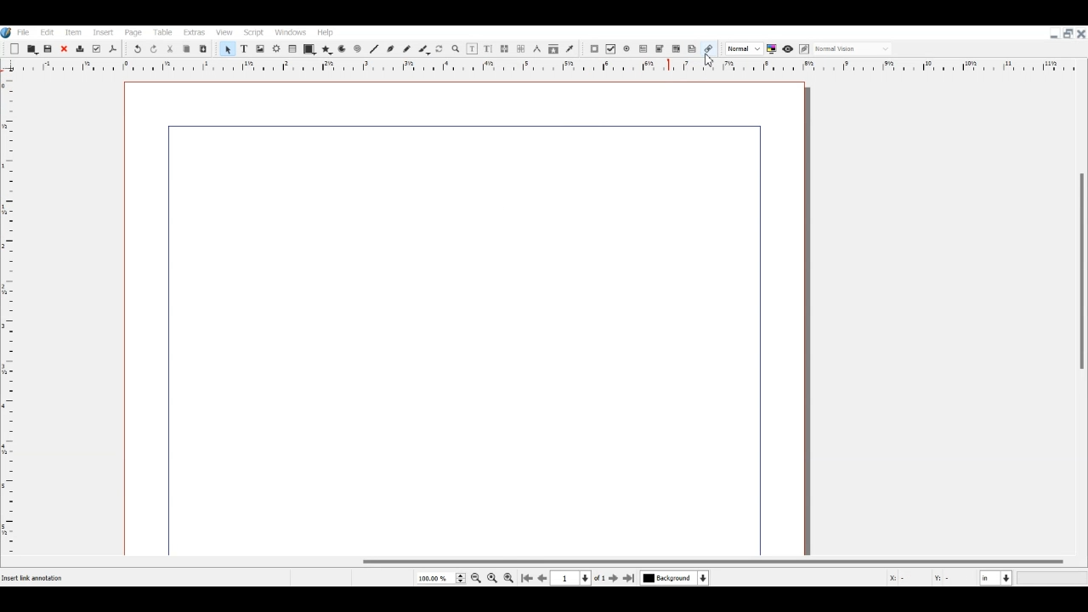 The width and height of the screenshot is (1088, 612). Describe the element at coordinates (390, 48) in the screenshot. I see `Bezier curve` at that location.